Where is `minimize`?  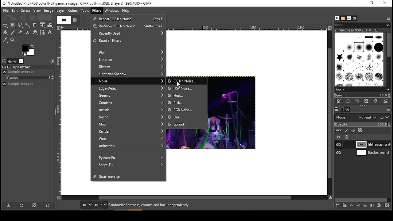 minimize is located at coordinates (359, 4).